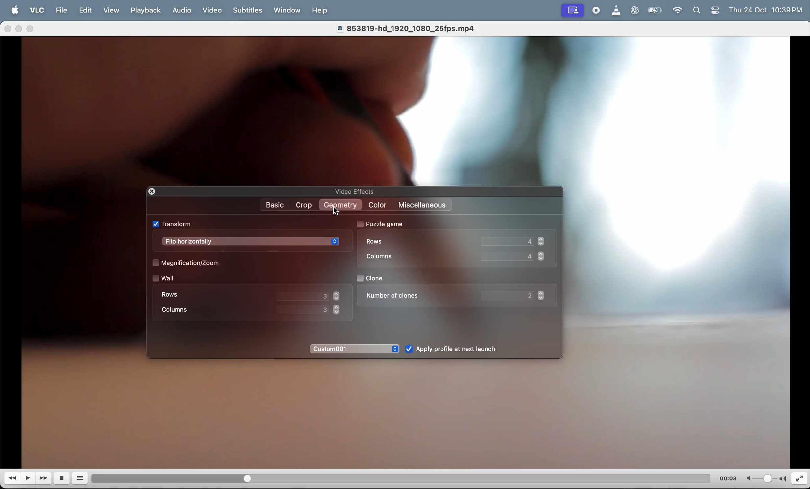  What do you see at coordinates (171, 295) in the screenshot?
I see `rows` at bounding box center [171, 295].